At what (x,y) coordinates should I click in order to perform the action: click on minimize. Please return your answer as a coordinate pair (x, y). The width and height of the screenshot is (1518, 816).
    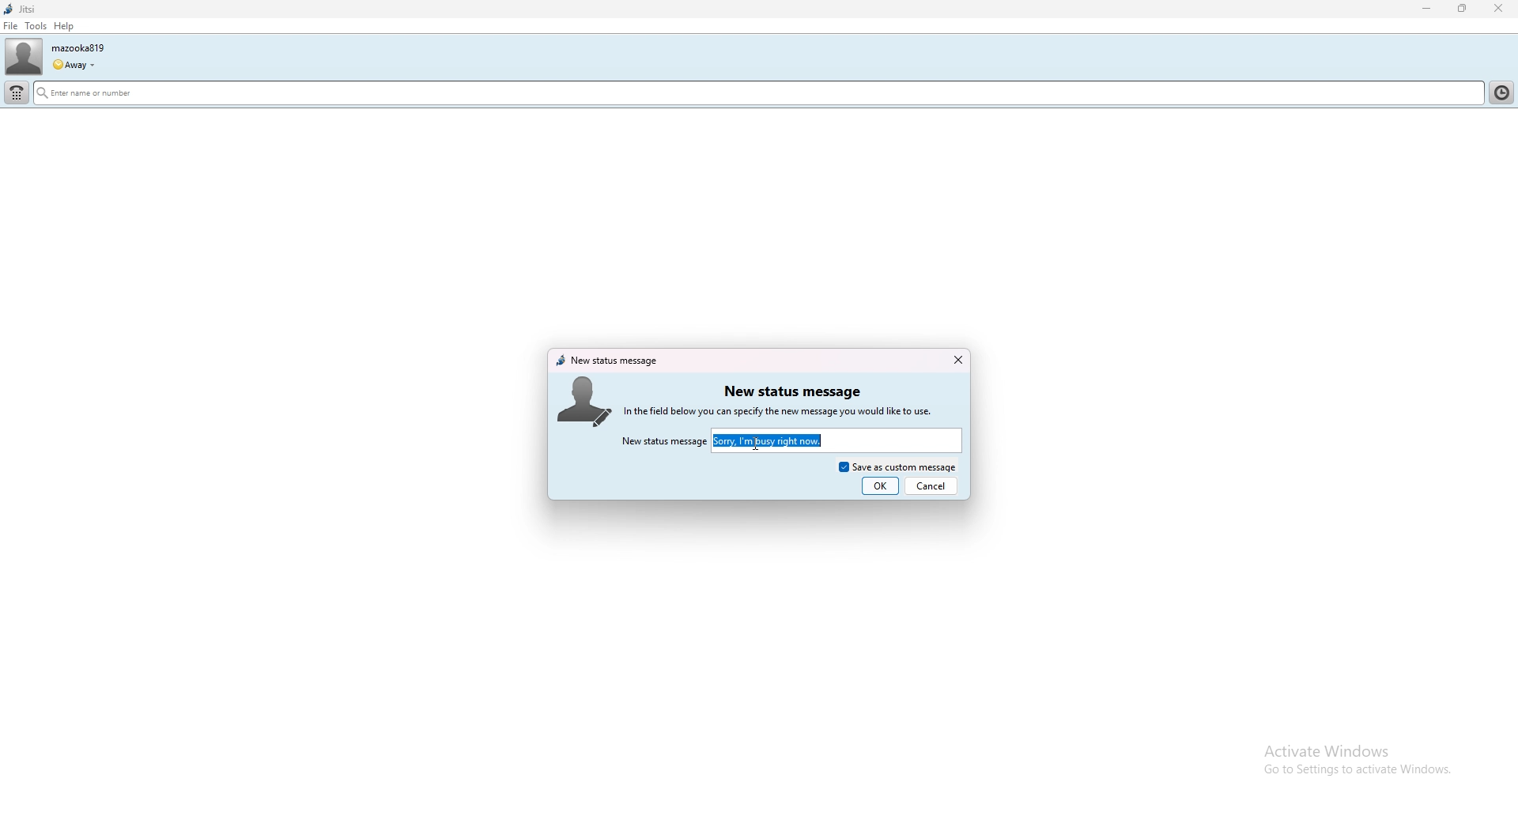
    Looking at the image, I should click on (1427, 9).